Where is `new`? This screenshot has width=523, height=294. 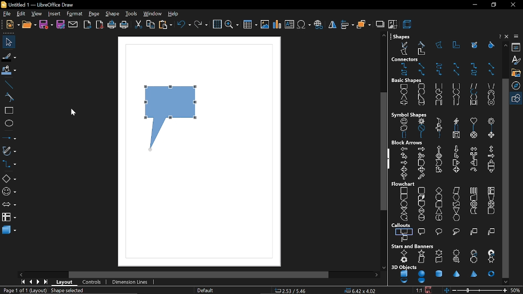
new is located at coordinates (13, 25).